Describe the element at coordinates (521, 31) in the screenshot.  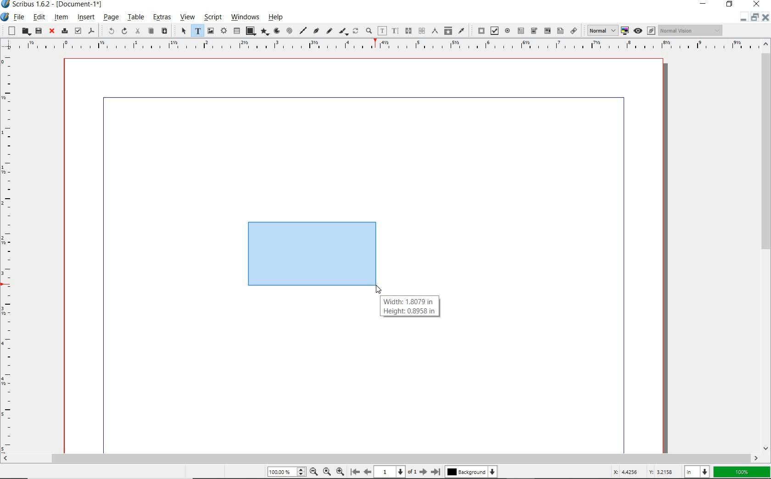
I see `pdf text field` at that location.